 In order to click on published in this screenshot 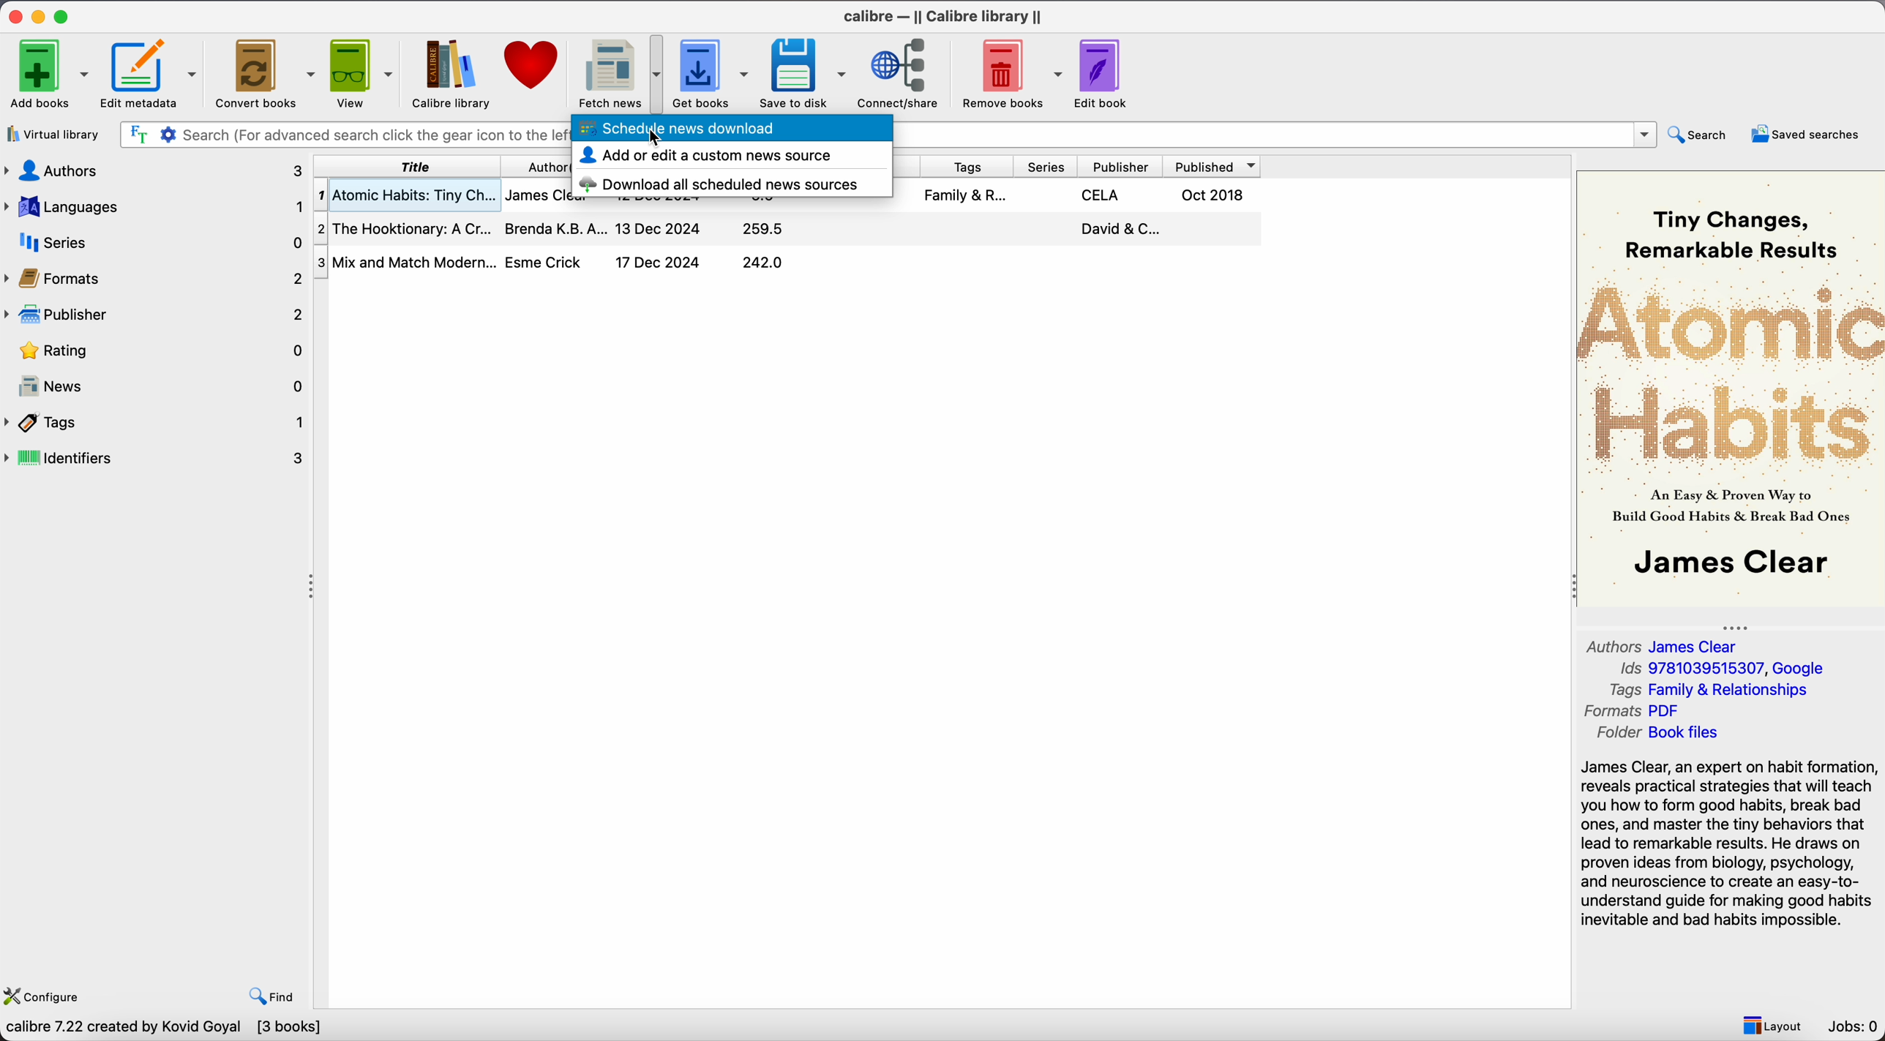, I will do `click(1217, 166)`.